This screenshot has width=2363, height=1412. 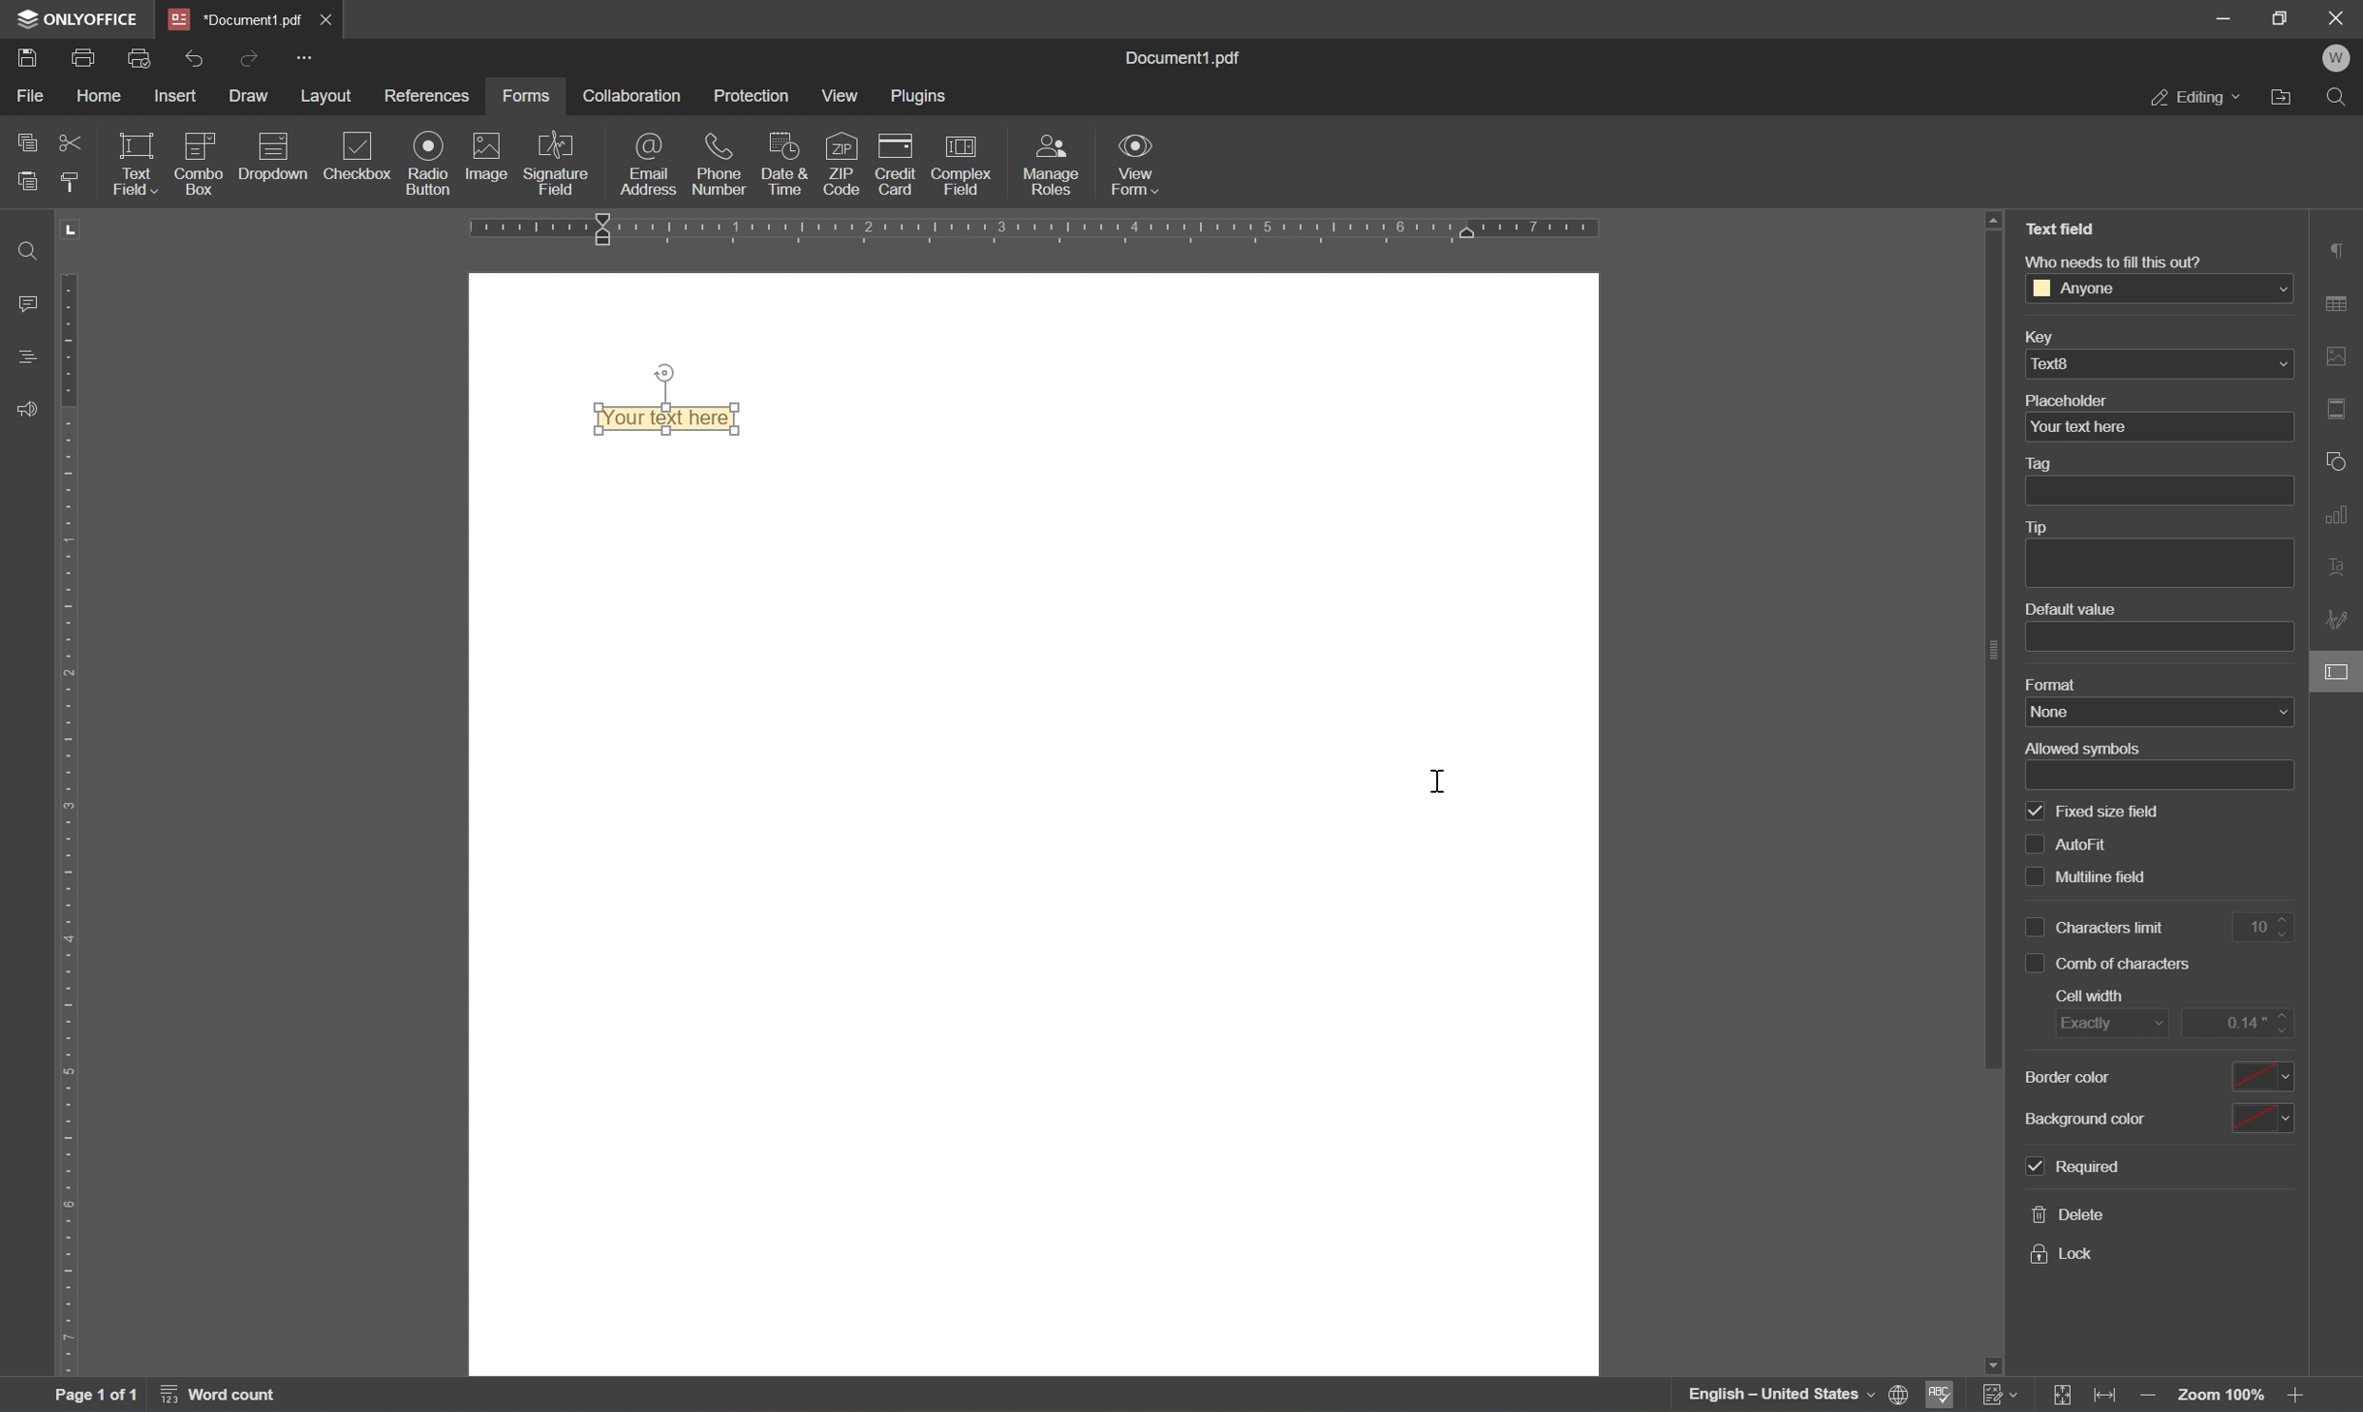 What do you see at coordinates (2235, 1020) in the screenshot?
I see `value change` at bounding box center [2235, 1020].